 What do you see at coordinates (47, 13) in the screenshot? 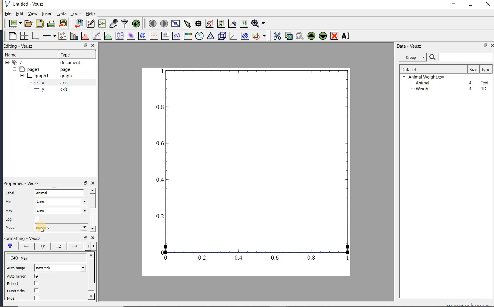
I see `insert` at bounding box center [47, 13].